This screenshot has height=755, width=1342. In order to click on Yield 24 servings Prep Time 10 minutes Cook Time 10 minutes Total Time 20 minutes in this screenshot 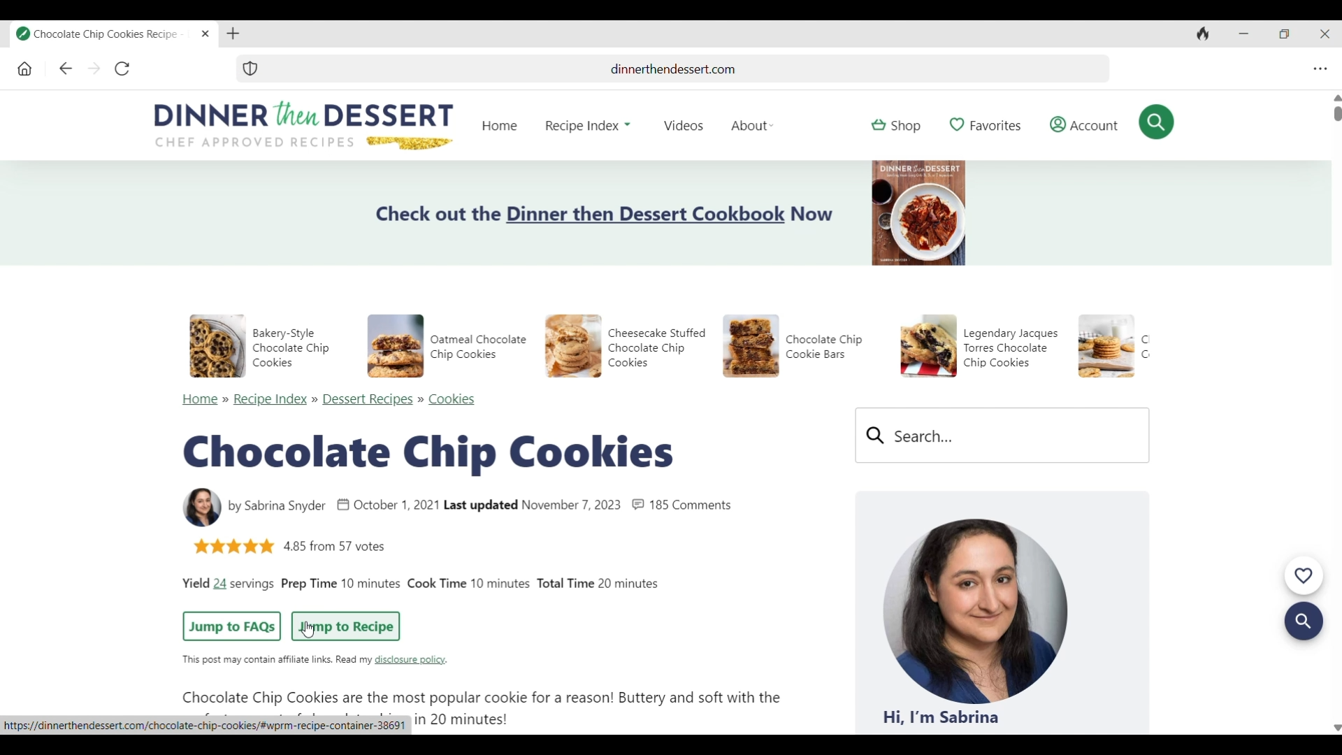, I will do `click(421, 585)`.